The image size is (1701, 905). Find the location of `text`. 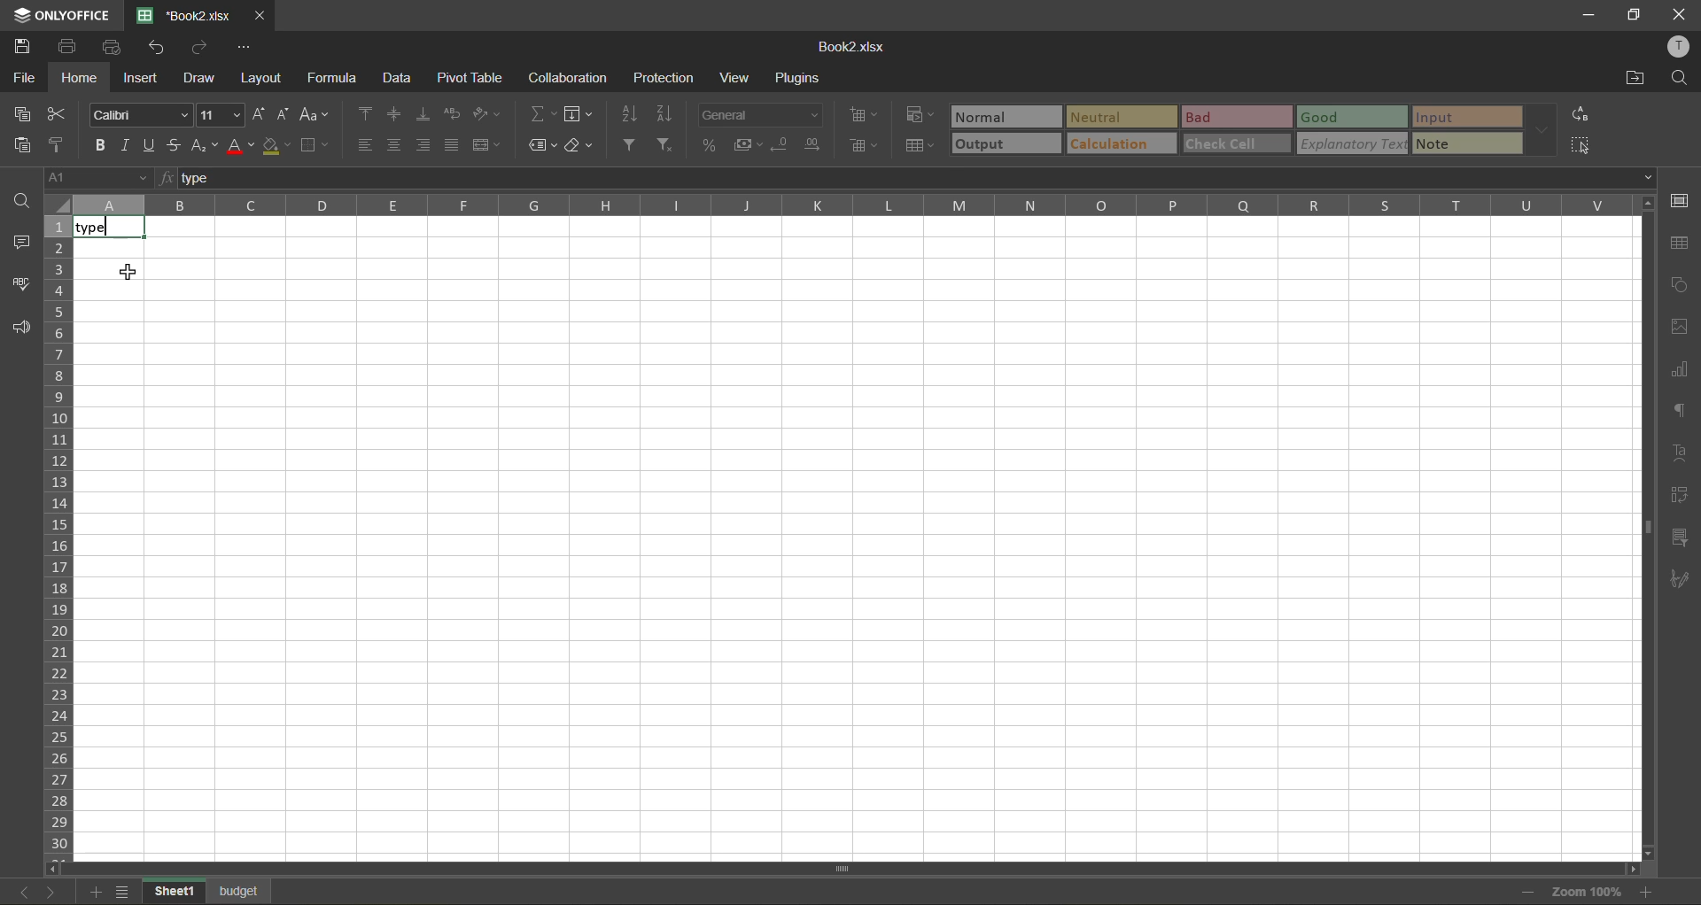

text is located at coordinates (1679, 454).